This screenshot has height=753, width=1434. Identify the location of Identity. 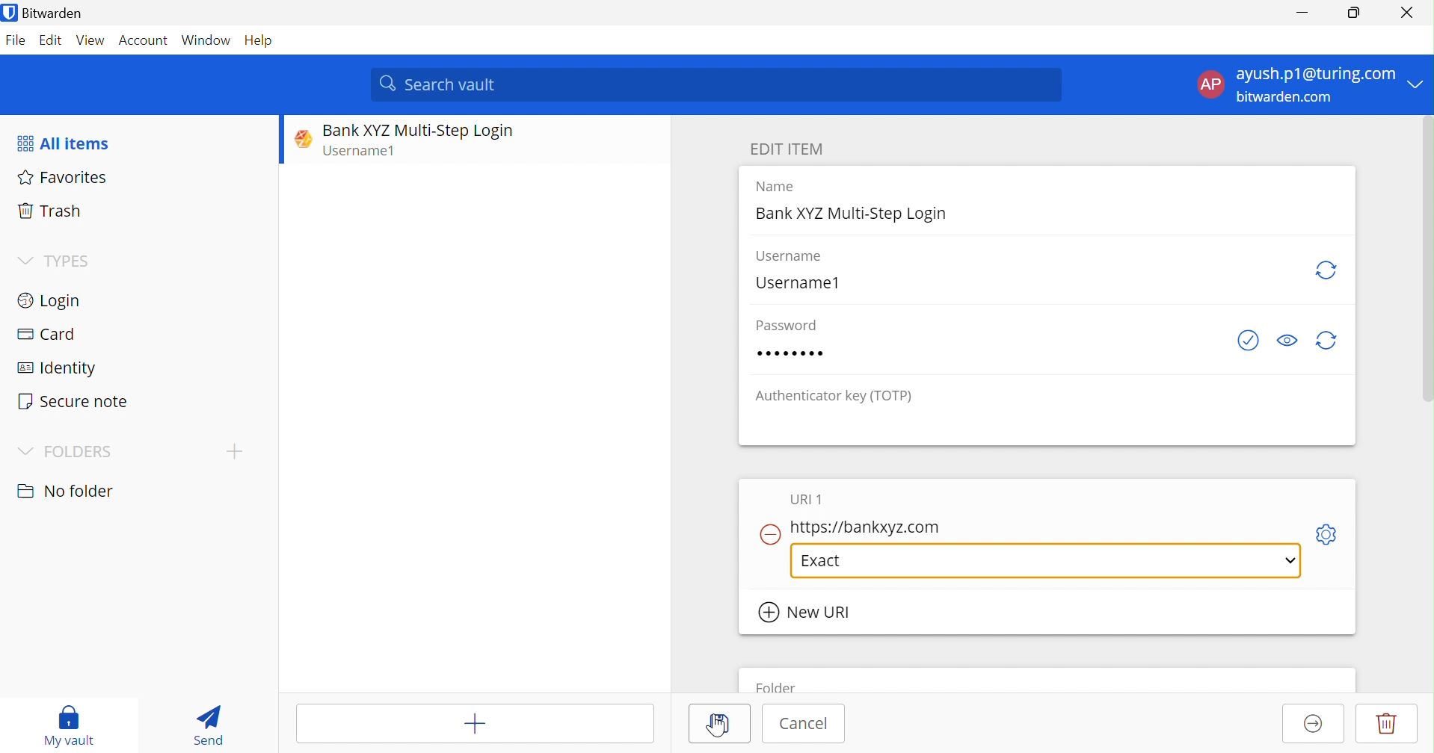
(58, 369).